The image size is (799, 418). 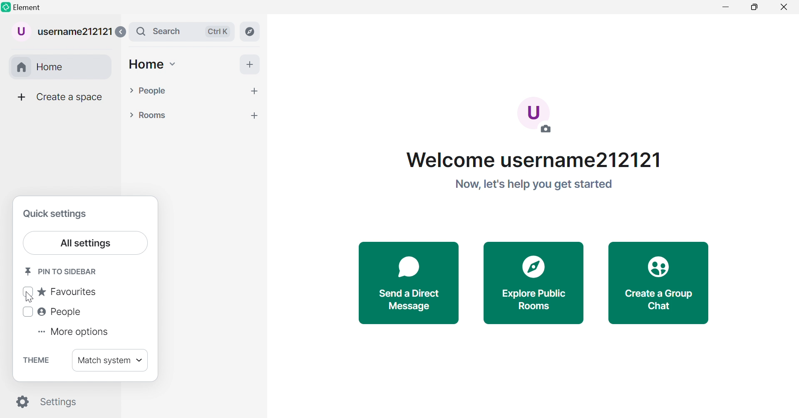 What do you see at coordinates (73, 332) in the screenshot?
I see `More options` at bounding box center [73, 332].